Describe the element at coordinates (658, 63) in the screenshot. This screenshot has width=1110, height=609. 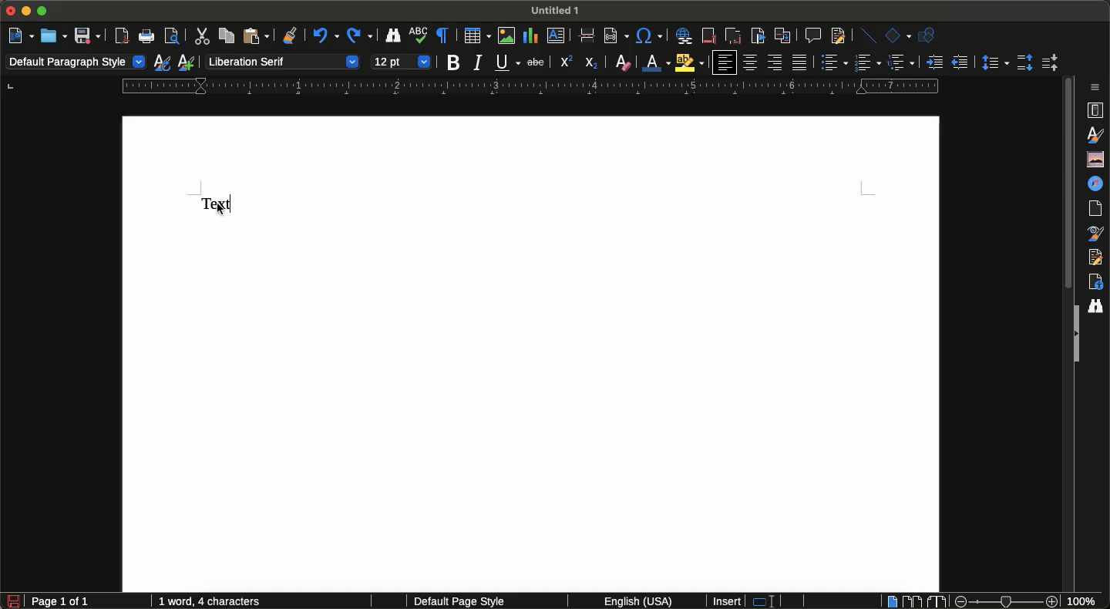
I see `Font color` at that location.